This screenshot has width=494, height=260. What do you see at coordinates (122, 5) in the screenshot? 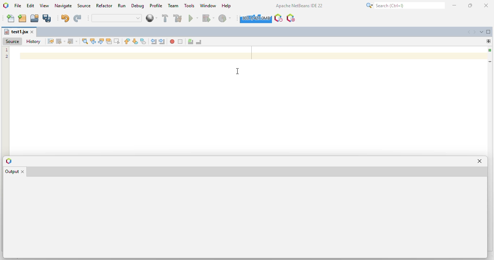
I see `run` at bounding box center [122, 5].